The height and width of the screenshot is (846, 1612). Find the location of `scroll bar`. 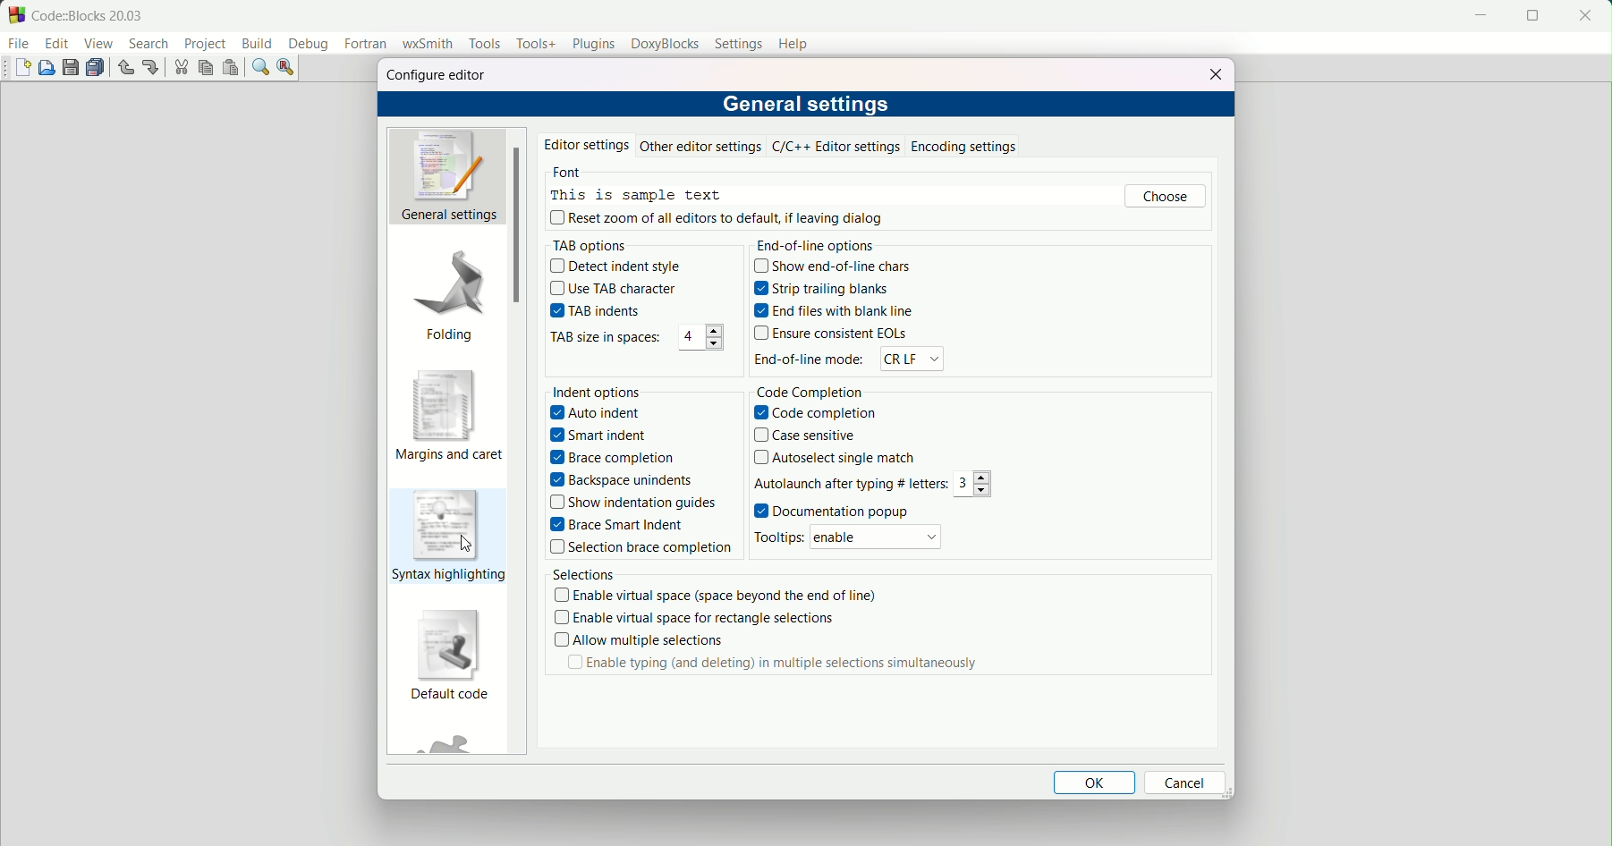

scroll bar is located at coordinates (514, 228).